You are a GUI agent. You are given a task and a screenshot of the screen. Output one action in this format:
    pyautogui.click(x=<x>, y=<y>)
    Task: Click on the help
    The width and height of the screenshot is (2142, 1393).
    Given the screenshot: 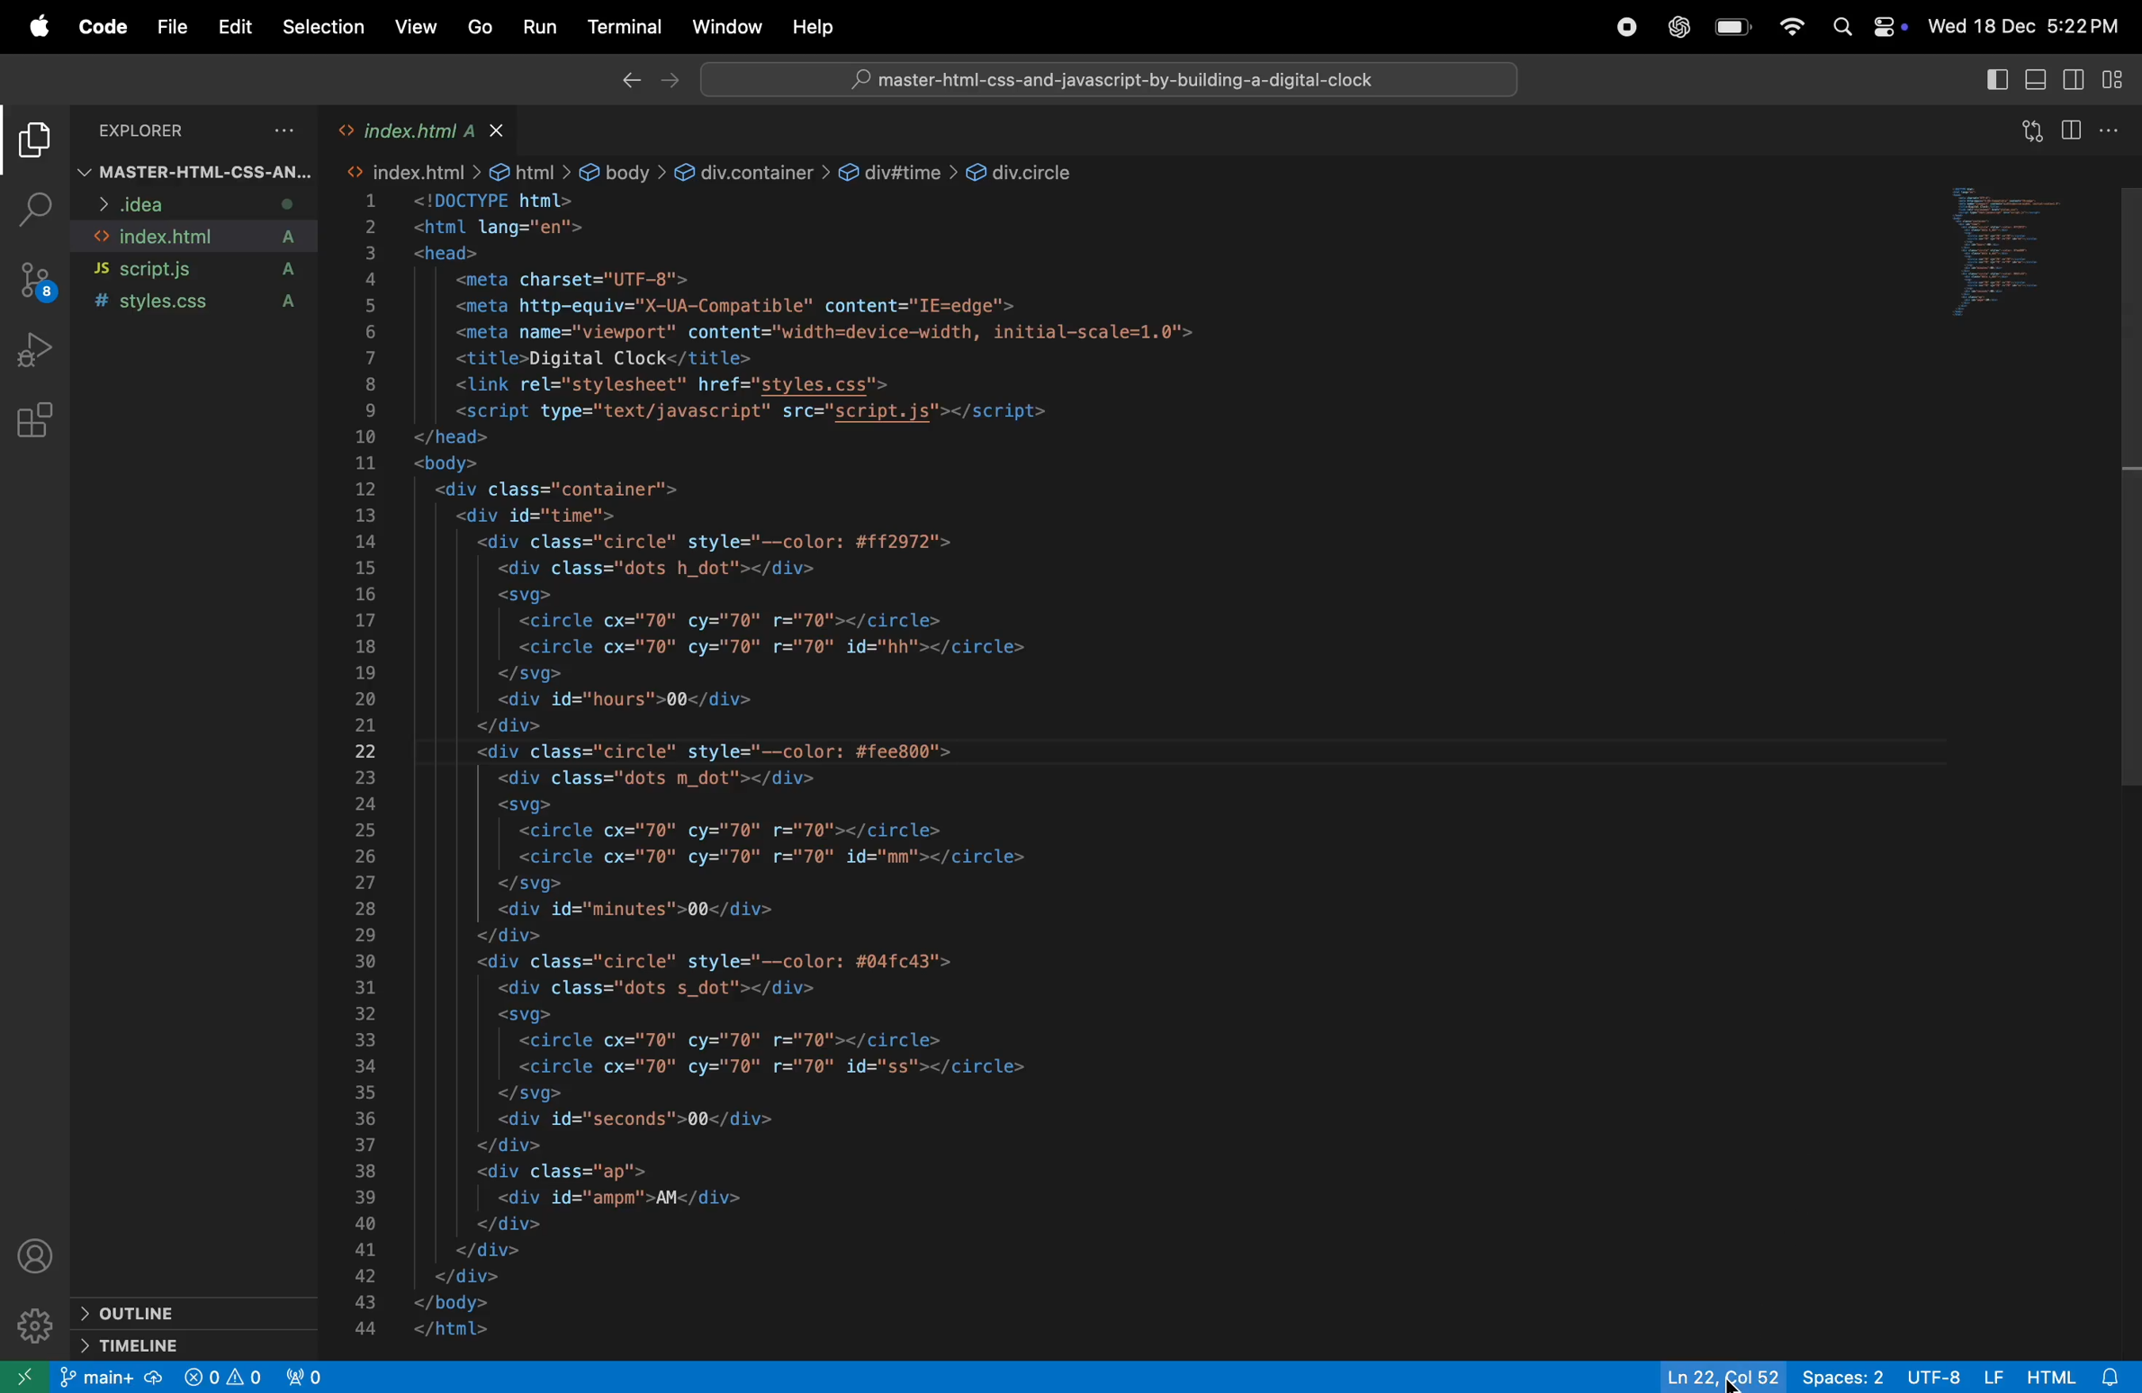 What is the action you would take?
    pyautogui.click(x=815, y=26)
    